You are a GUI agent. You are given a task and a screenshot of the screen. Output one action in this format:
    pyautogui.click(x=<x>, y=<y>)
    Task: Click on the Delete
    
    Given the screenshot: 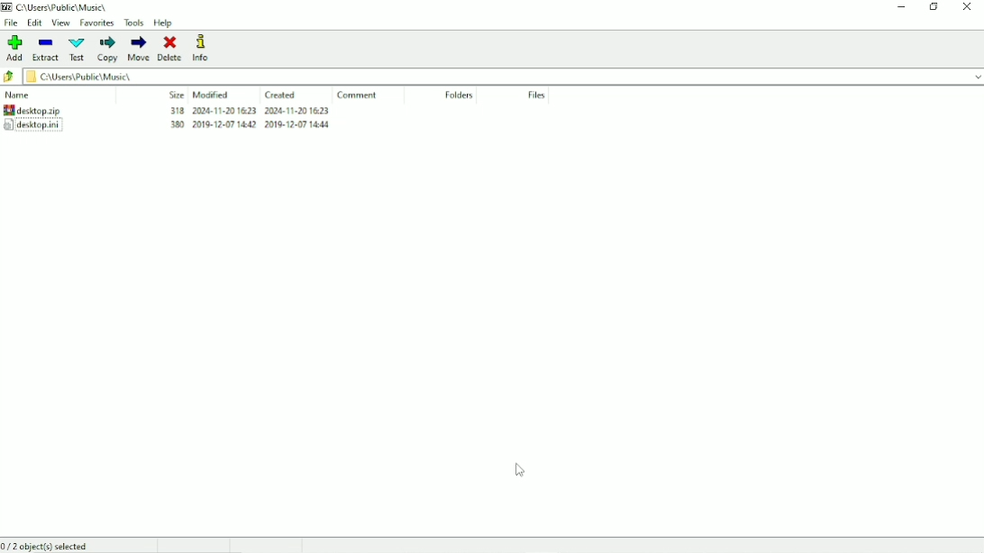 What is the action you would take?
    pyautogui.click(x=170, y=49)
    